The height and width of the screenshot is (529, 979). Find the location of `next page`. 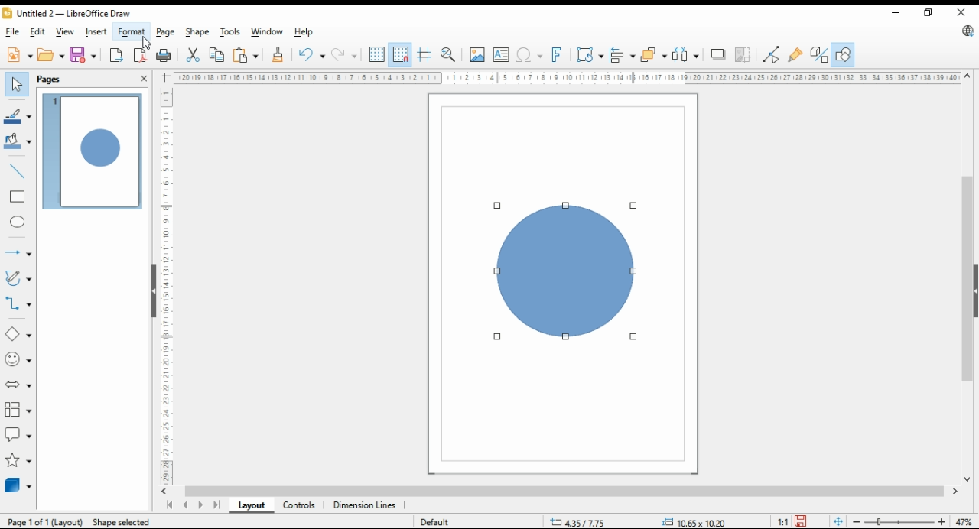

next page is located at coordinates (200, 505).